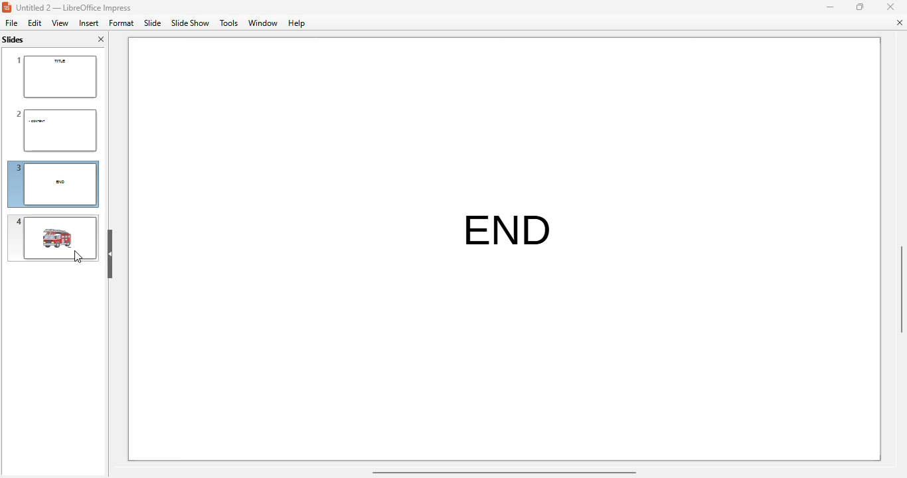  I want to click on end, so click(513, 218).